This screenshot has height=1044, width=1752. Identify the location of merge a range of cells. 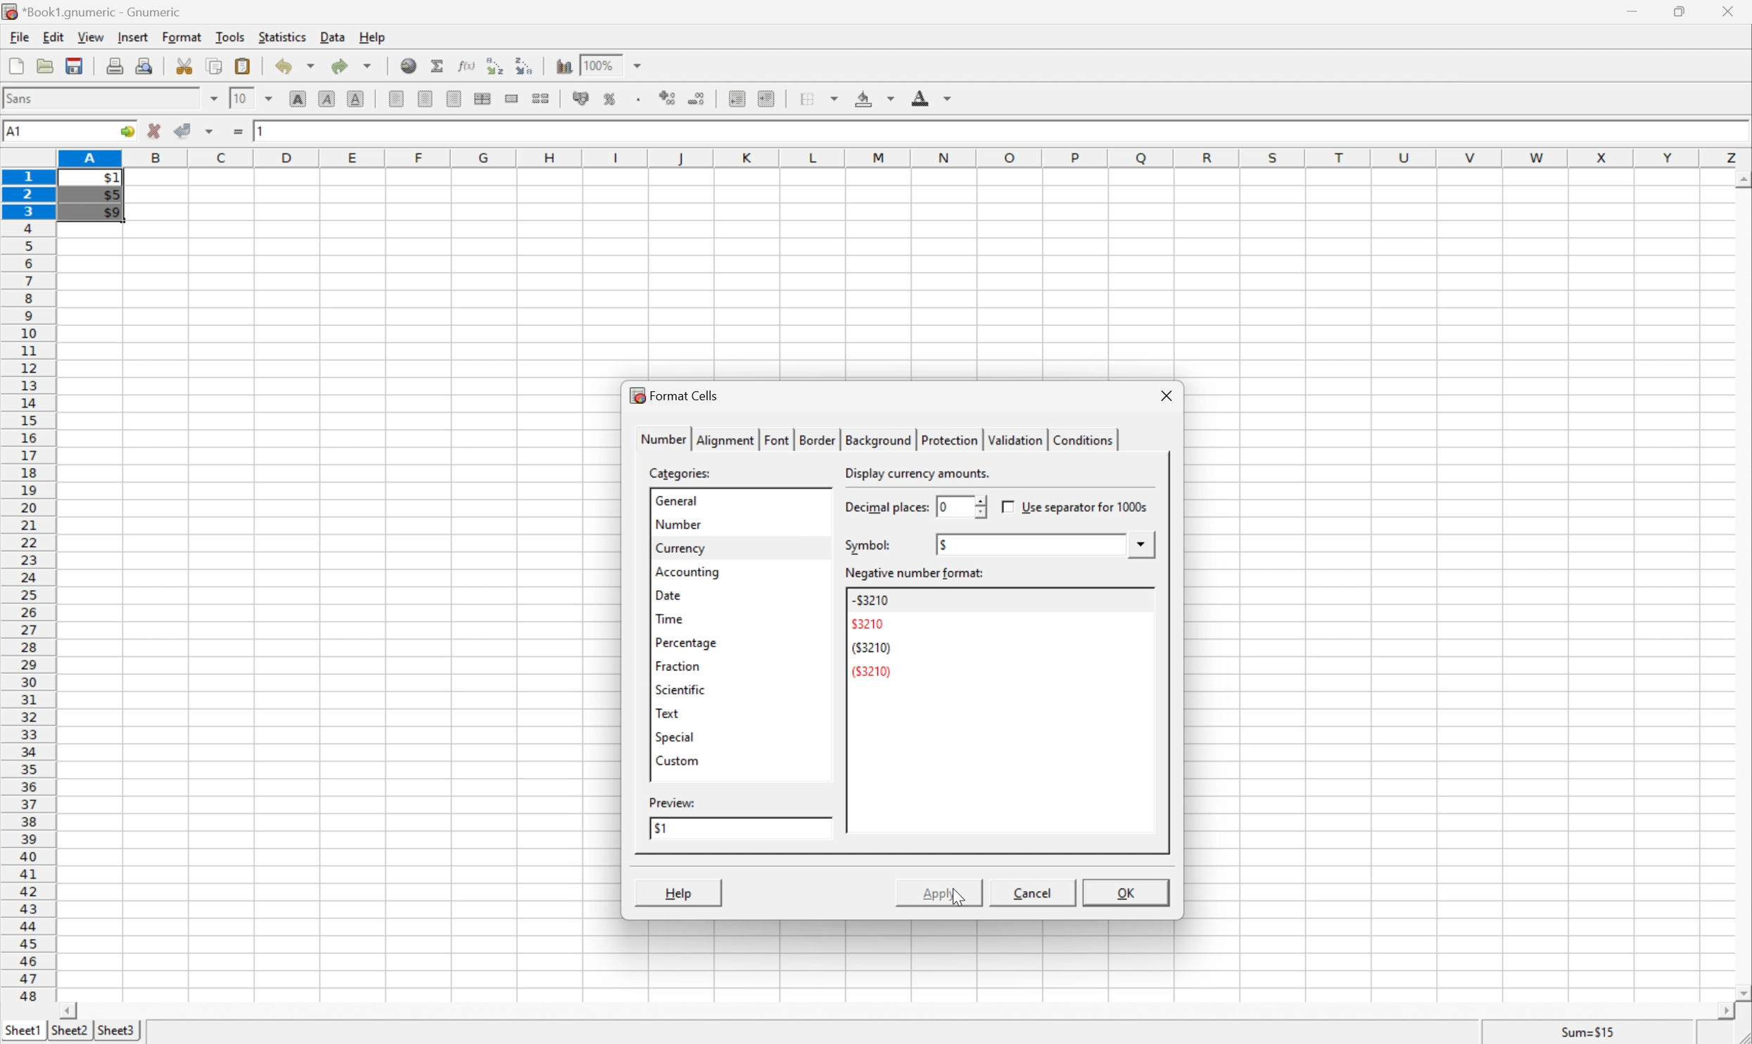
(516, 98).